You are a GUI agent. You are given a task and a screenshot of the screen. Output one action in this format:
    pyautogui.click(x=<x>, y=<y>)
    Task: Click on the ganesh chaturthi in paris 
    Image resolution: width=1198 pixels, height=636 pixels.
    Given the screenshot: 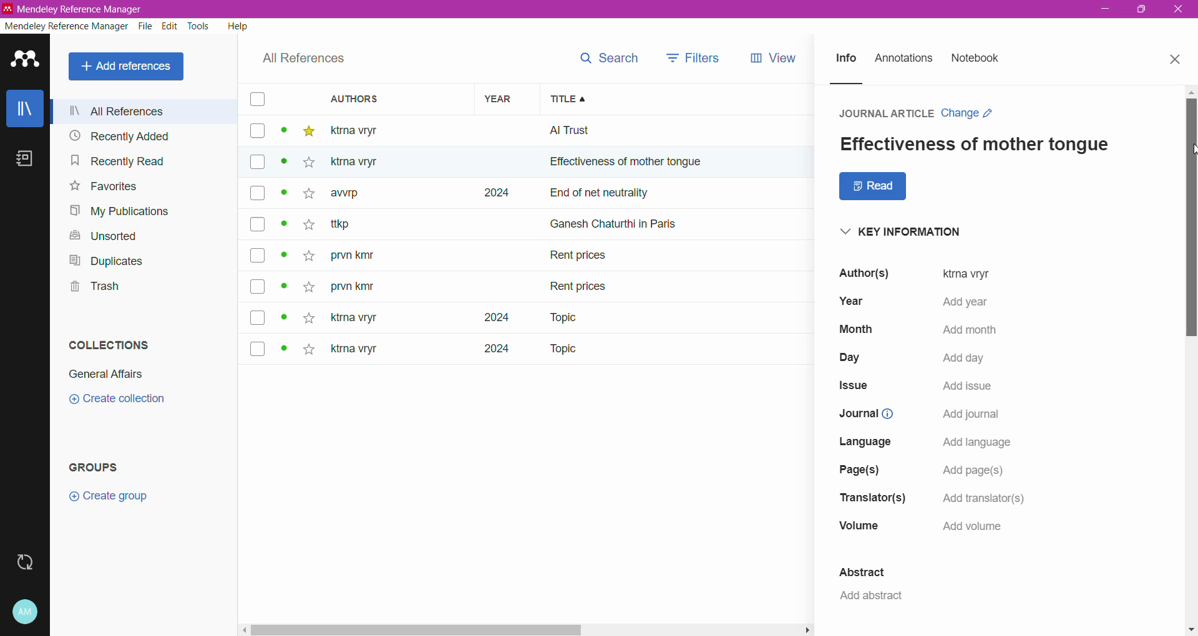 What is the action you would take?
    pyautogui.click(x=628, y=219)
    